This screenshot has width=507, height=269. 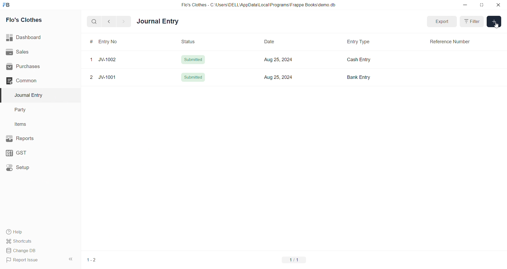 What do you see at coordinates (358, 77) in the screenshot?
I see `Bank Entry` at bounding box center [358, 77].